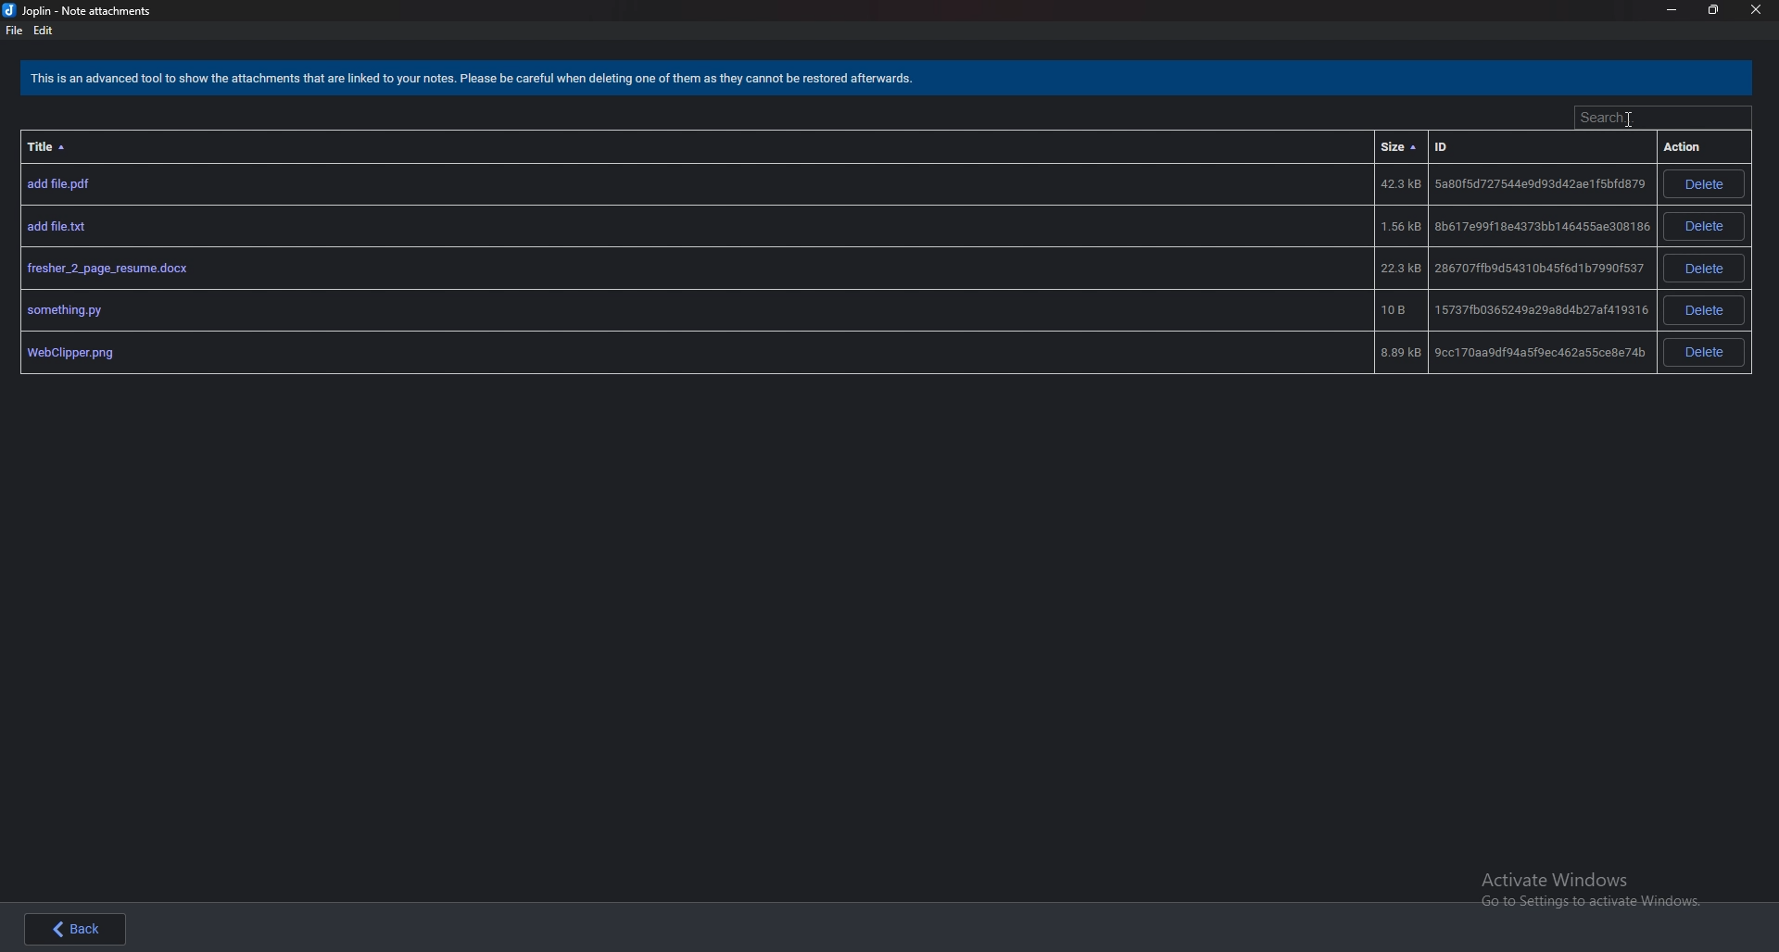 This screenshot has width=1779, height=952. Describe the element at coordinates (1691, 146) in the screenshot. I see `Action` at that location.